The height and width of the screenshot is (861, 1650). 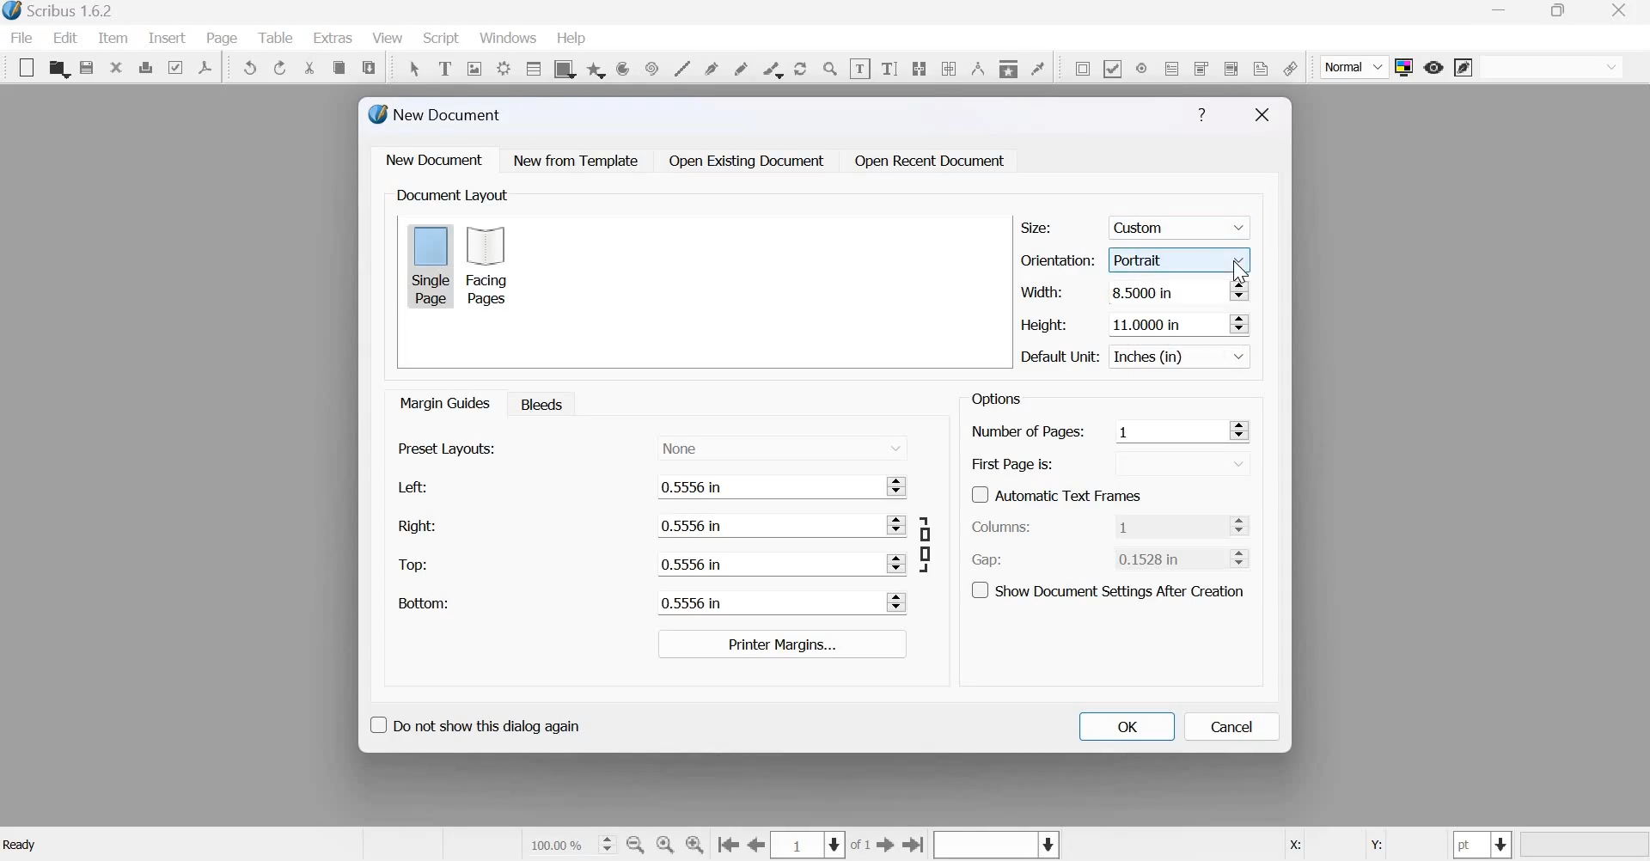 What do you see at coordinates (1182, 357) in the screenshot?
I see `Inches (in)` at bounding box center [1182, 357].